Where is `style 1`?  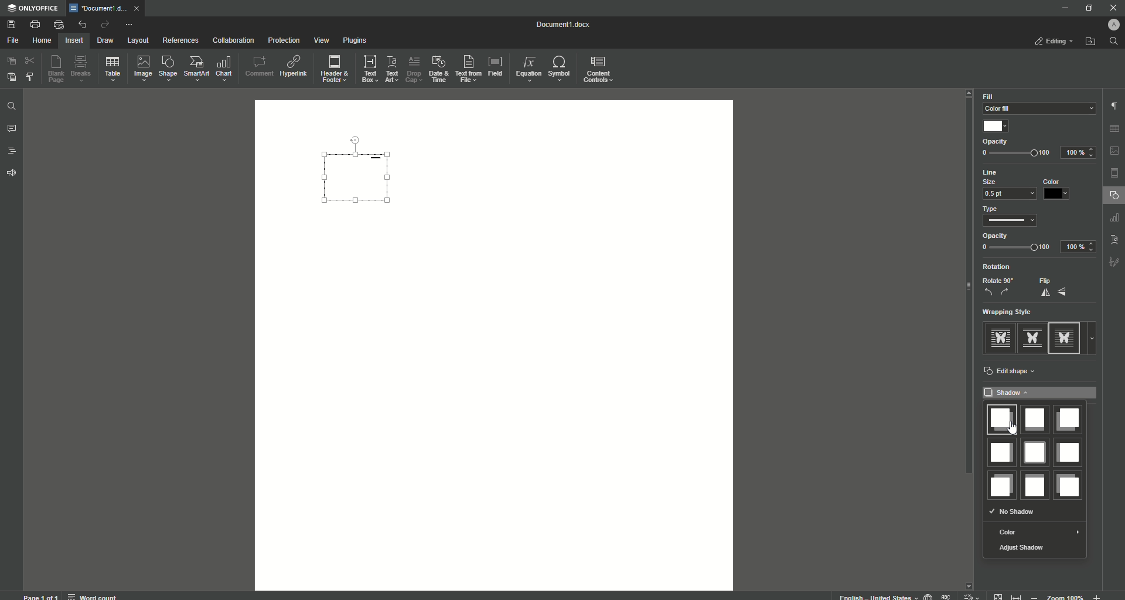
style 1 is located at coordinates (999, 337).